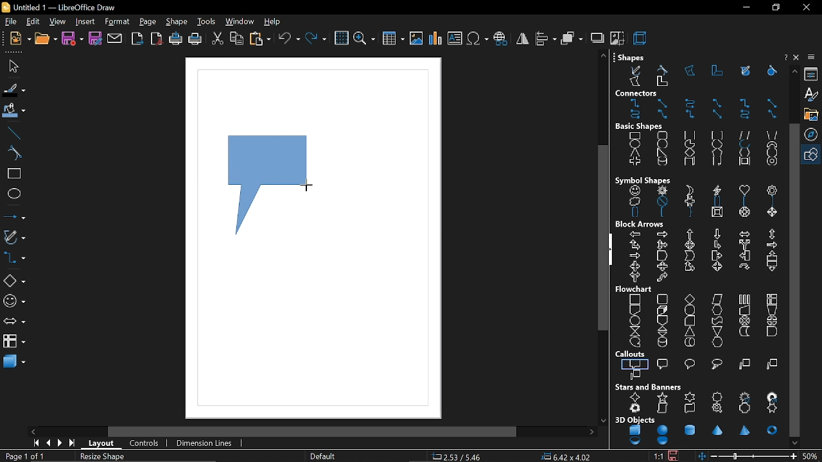 The width and height of the screenshot is (822, 462). I want to click on hide, so click(611, 250).